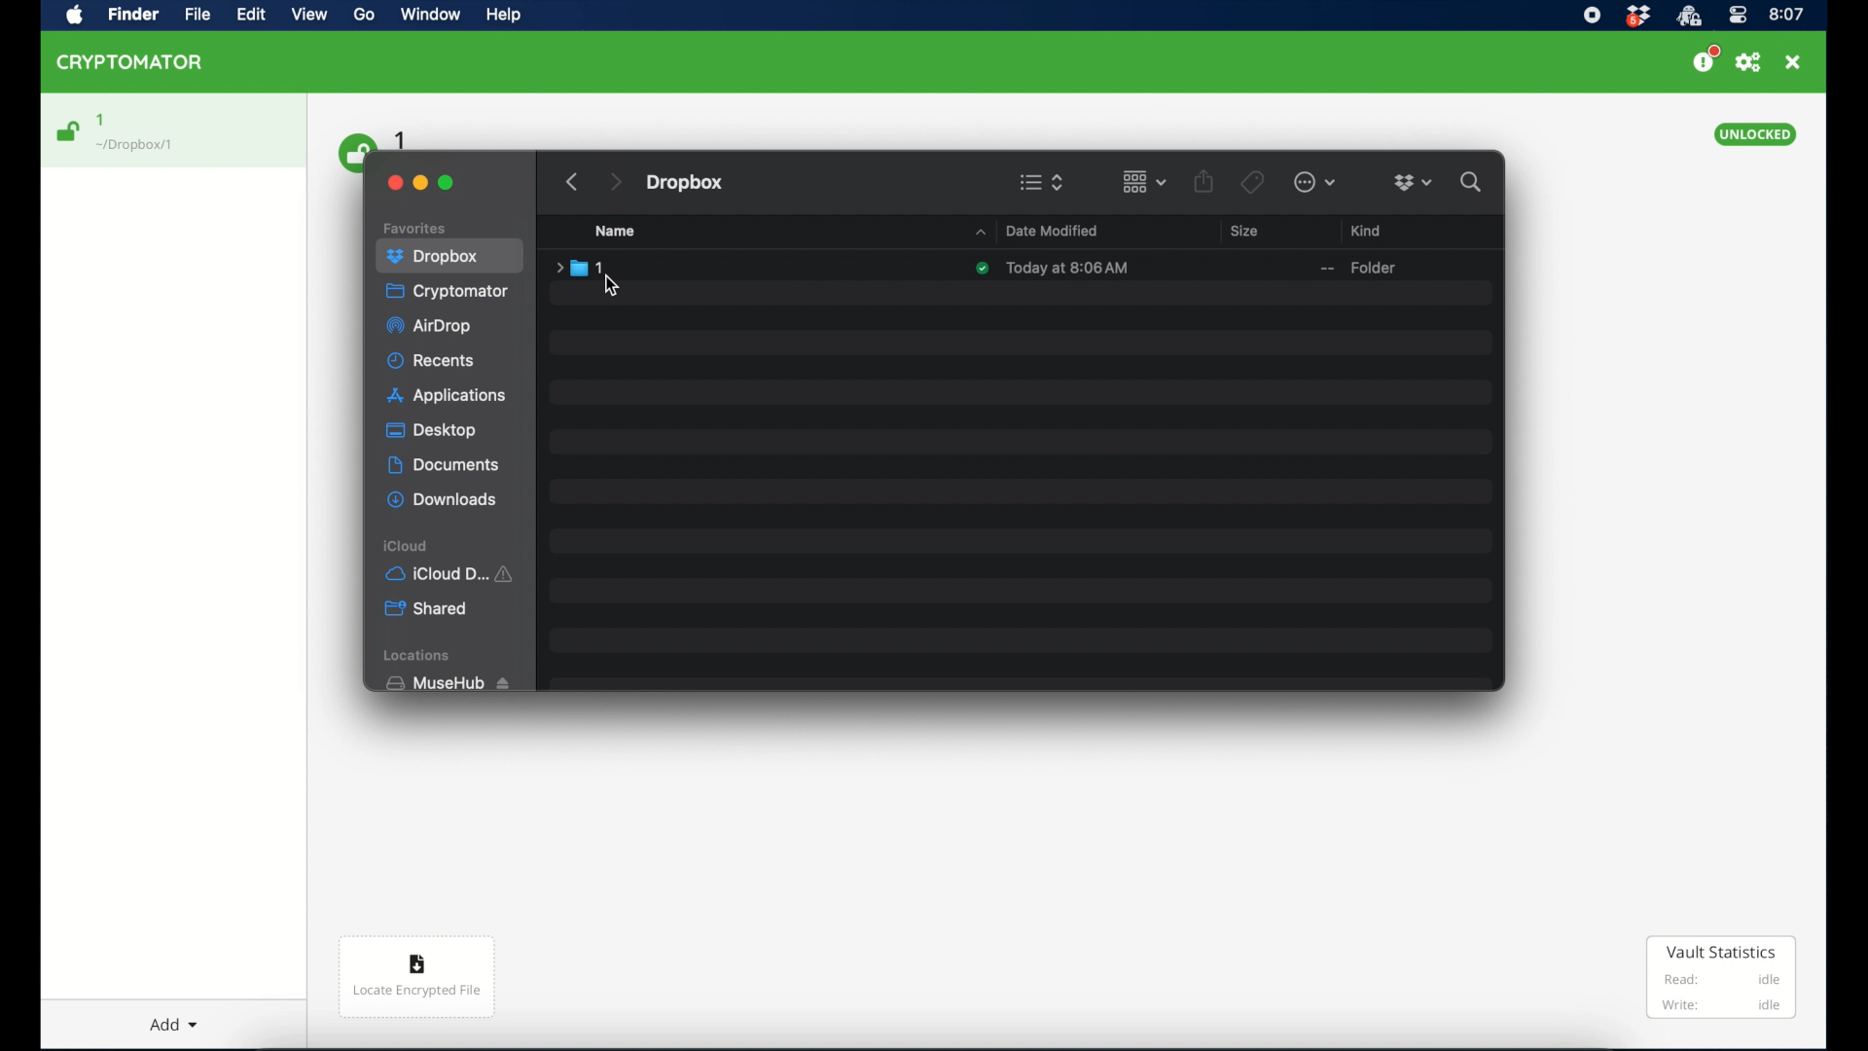  I want to click on maximize, so click(448, 183).